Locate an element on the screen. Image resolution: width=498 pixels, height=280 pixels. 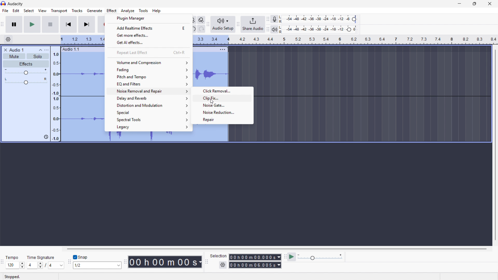
Solo is located at coordinates (38, 56).